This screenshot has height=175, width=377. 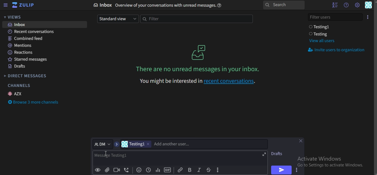 I want to click on main menu, so click(x=357, y=5).